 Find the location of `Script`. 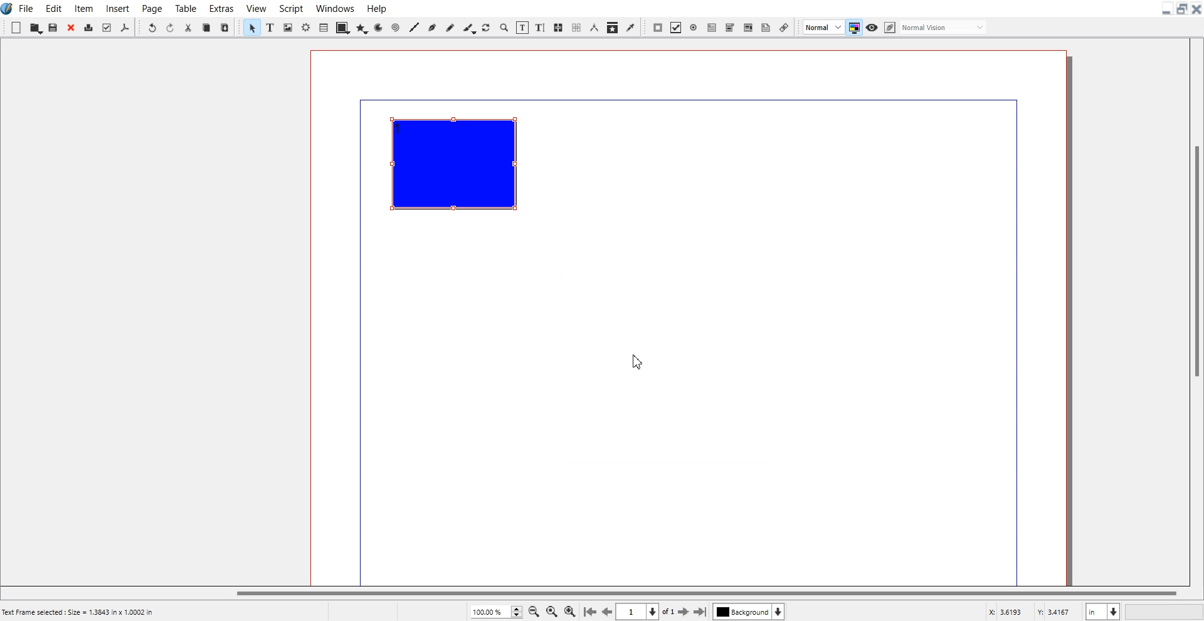

Script is located at coordinates (290, 8).